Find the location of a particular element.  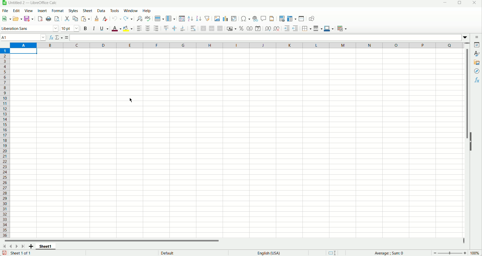

fx is located at coordinates (51, 37).